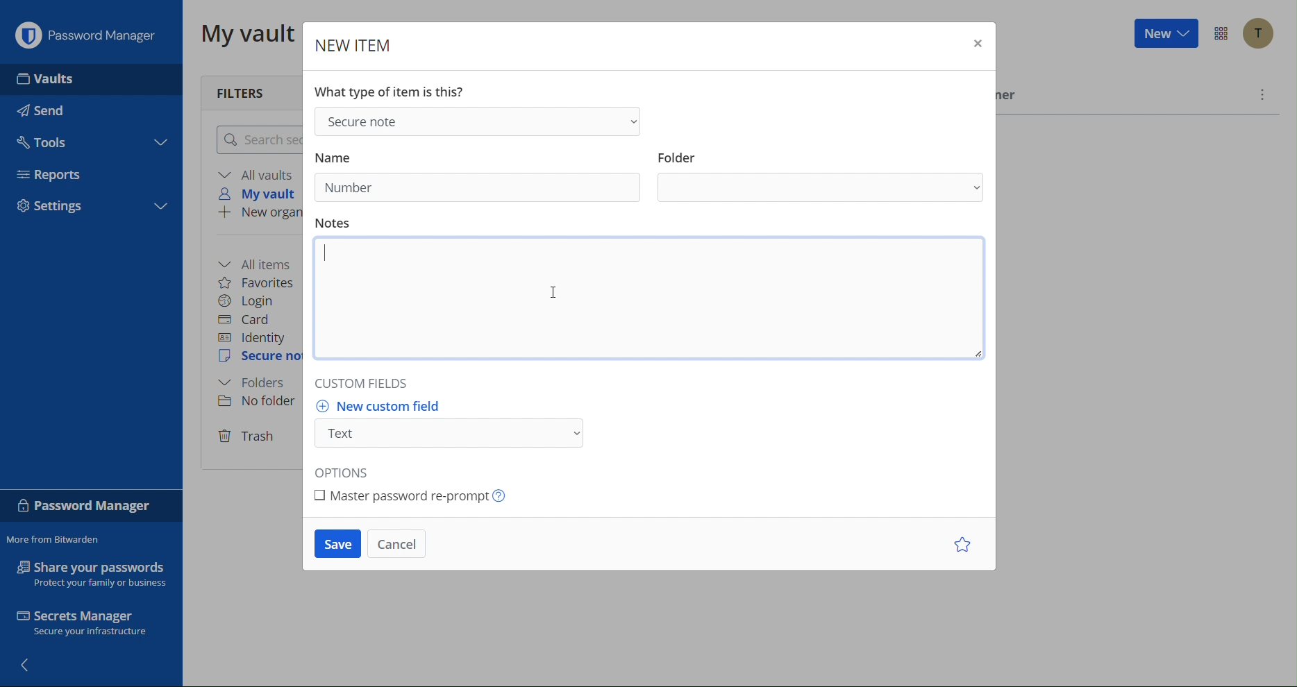 The height and width of the screenshot is (687, 1297). What do you see at coordinates (260, 262) in the screenshot?
I see `All items` at bounding box center [260, 262].